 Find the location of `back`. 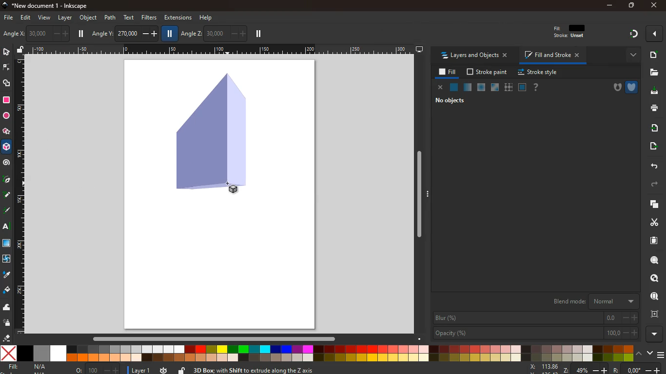

back is located at coordinates (653, 166).